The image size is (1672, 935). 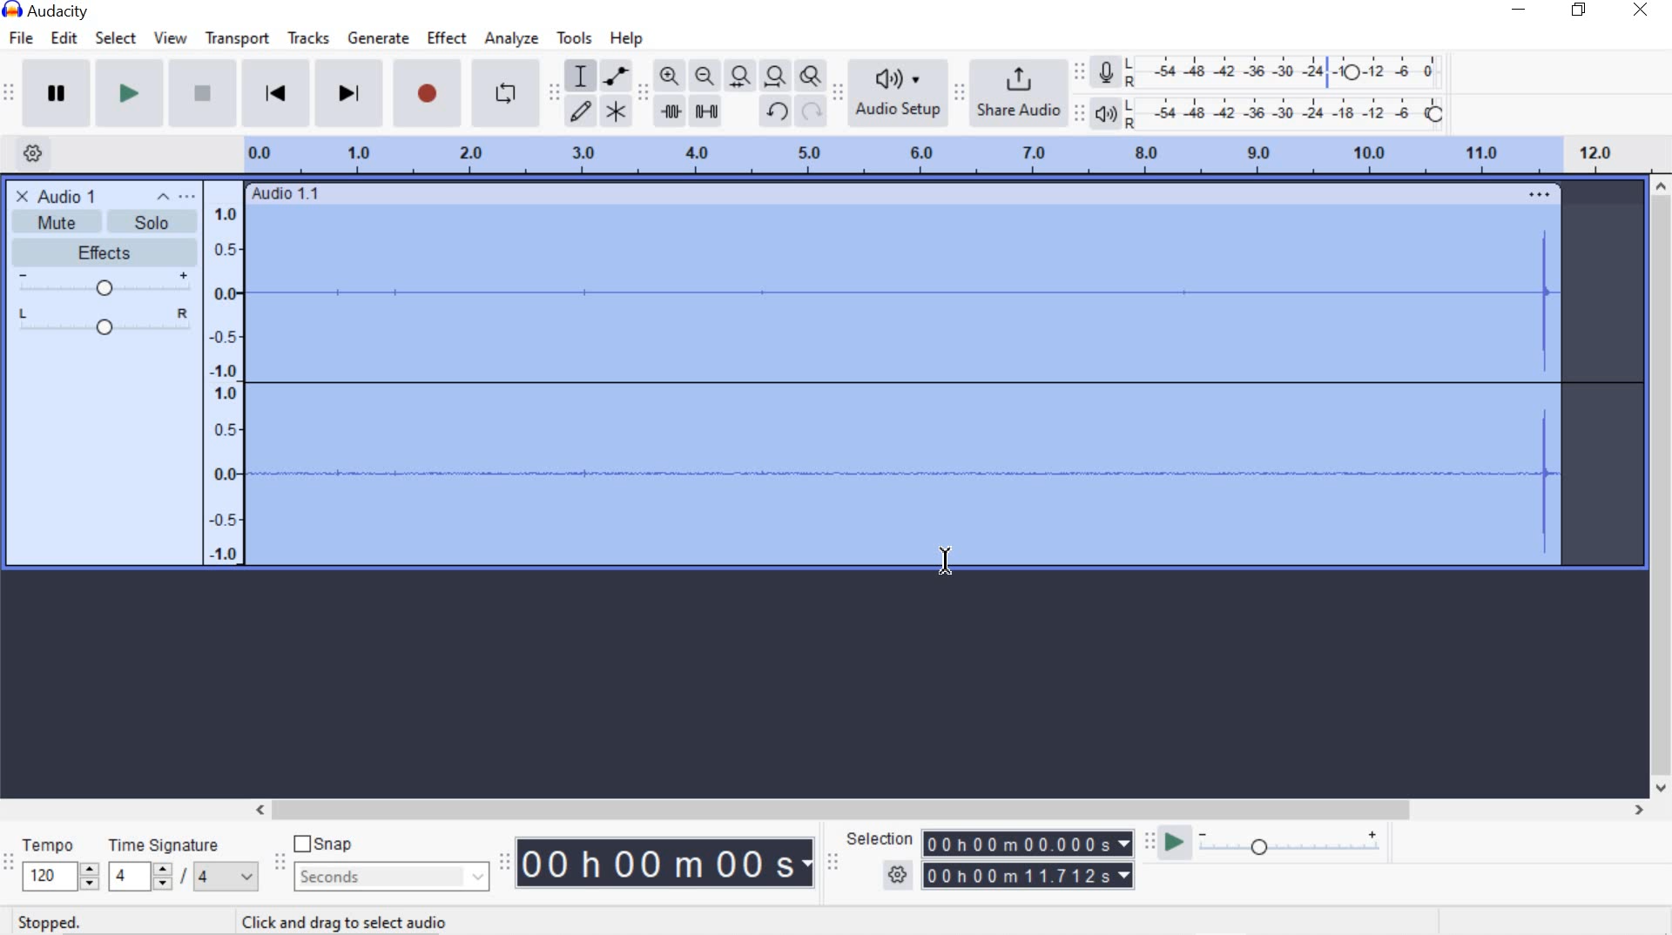 I want to click on TEMPO, so click(x=57, y=864).